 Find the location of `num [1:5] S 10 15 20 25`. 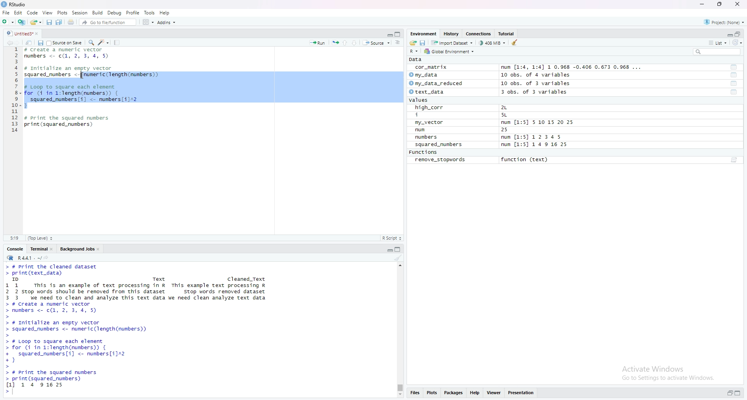

num [1:5] S 10 15 20 25 is located at coordinates (537, 123).